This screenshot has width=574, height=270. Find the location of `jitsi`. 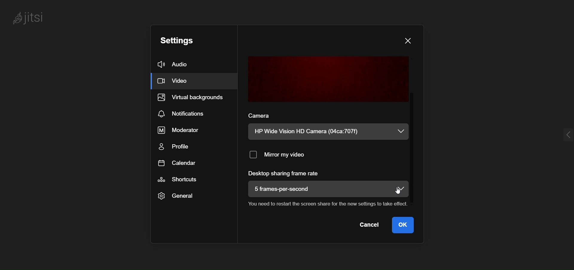

jitsi is located at coordinates (32, 19).